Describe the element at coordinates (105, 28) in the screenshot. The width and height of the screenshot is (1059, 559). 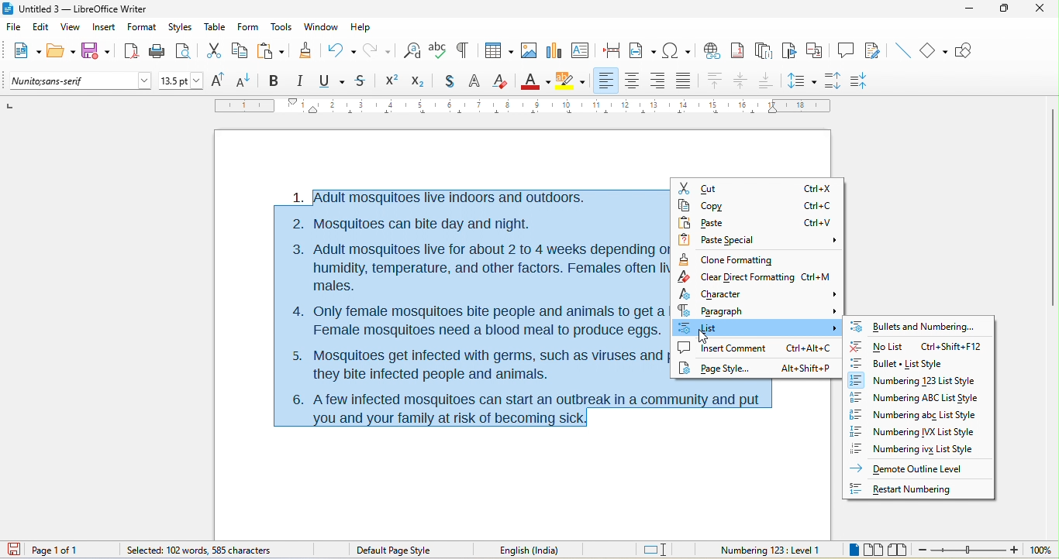
I see `insert` at that location.